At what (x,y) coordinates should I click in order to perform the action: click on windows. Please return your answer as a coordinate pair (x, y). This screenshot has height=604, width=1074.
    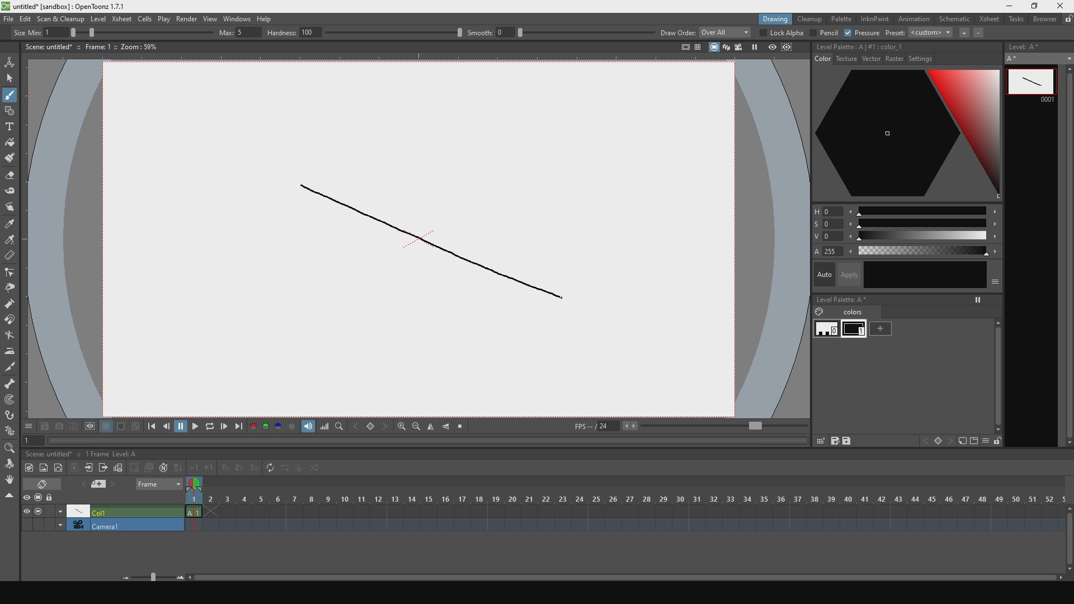
    Looking at the image, I should click on (236, 17).